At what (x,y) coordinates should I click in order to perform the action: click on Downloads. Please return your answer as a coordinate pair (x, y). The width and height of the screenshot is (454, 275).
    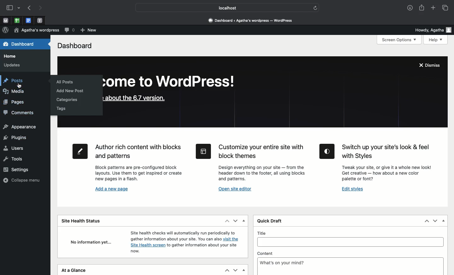
    Looking at the image, I should click on (409, 8).